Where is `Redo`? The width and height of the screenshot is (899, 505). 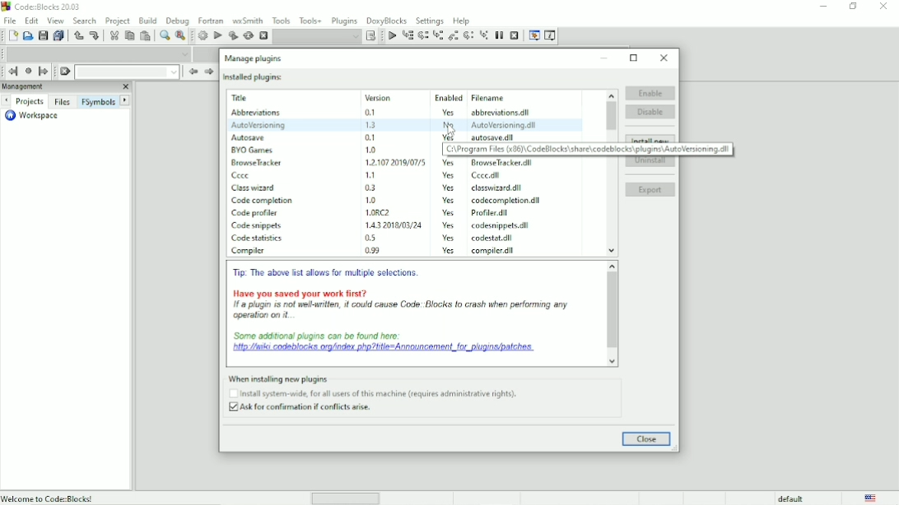 Redo is located at coordinates (95, 36).